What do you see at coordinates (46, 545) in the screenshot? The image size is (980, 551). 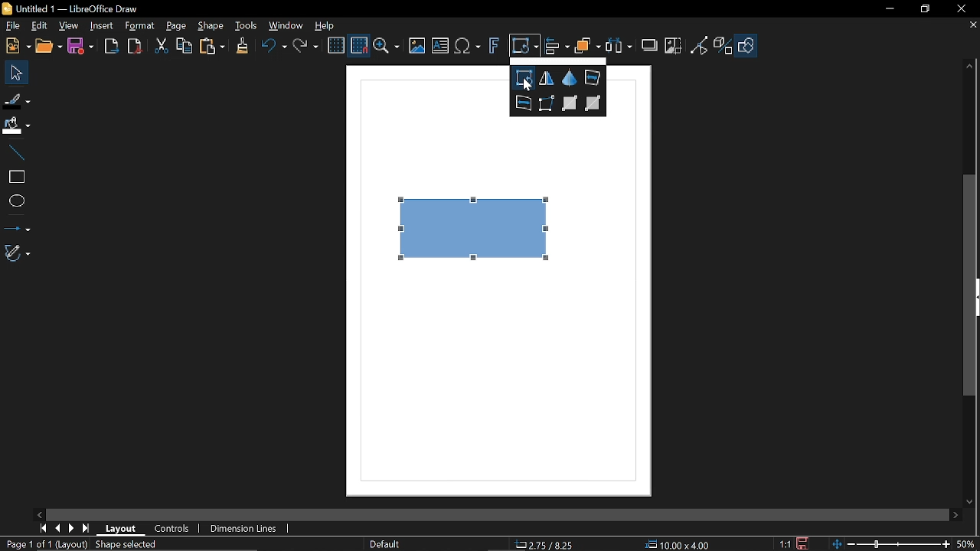 I see `Page 1 of 1 (Layout)` at bounding box center [46, 545].